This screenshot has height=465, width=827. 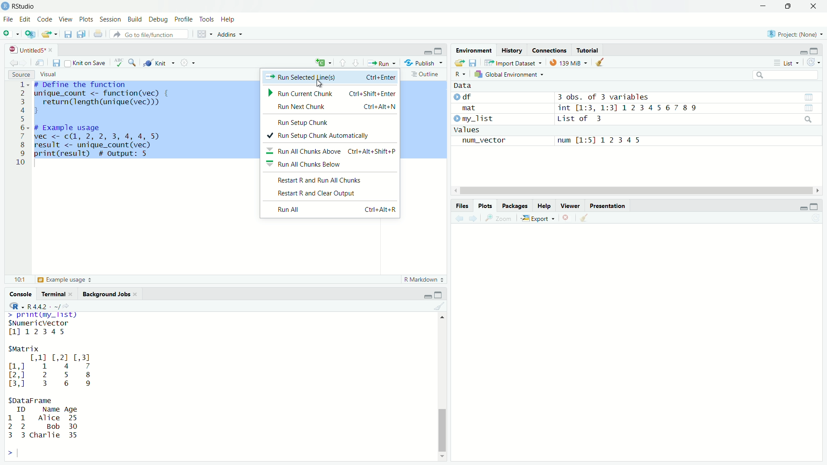 What do you see at coordinates (322, 63) in the screenshot?
I see `insert new code chunk` at bounding box center [322, 63].